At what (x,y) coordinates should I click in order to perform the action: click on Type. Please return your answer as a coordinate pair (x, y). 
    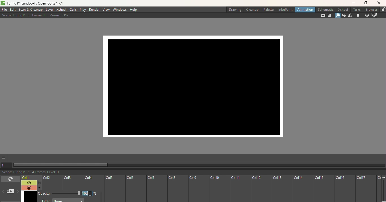
    Looking at the image, I should click on (87, 193).